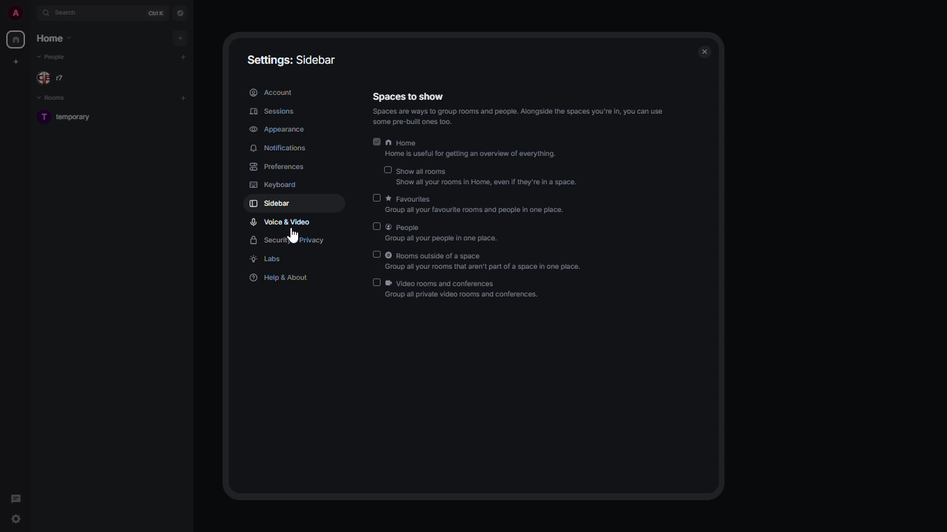 Image resolution: width=947 pixels, height=532 pixels. What do you see at coordinates (15, 12) in the screenshot?
I see `profile` at bounding box center [15, 12].